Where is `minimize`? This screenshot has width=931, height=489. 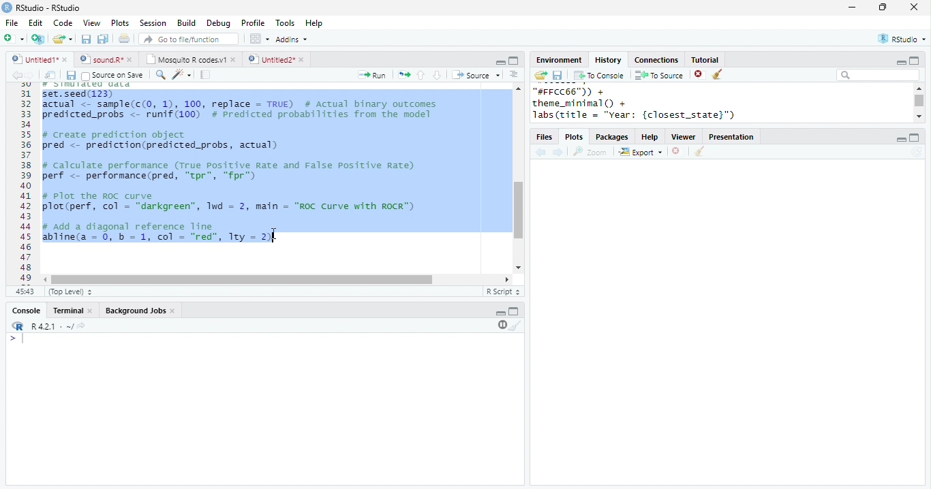 minimize is located at coordinates (900, 63).